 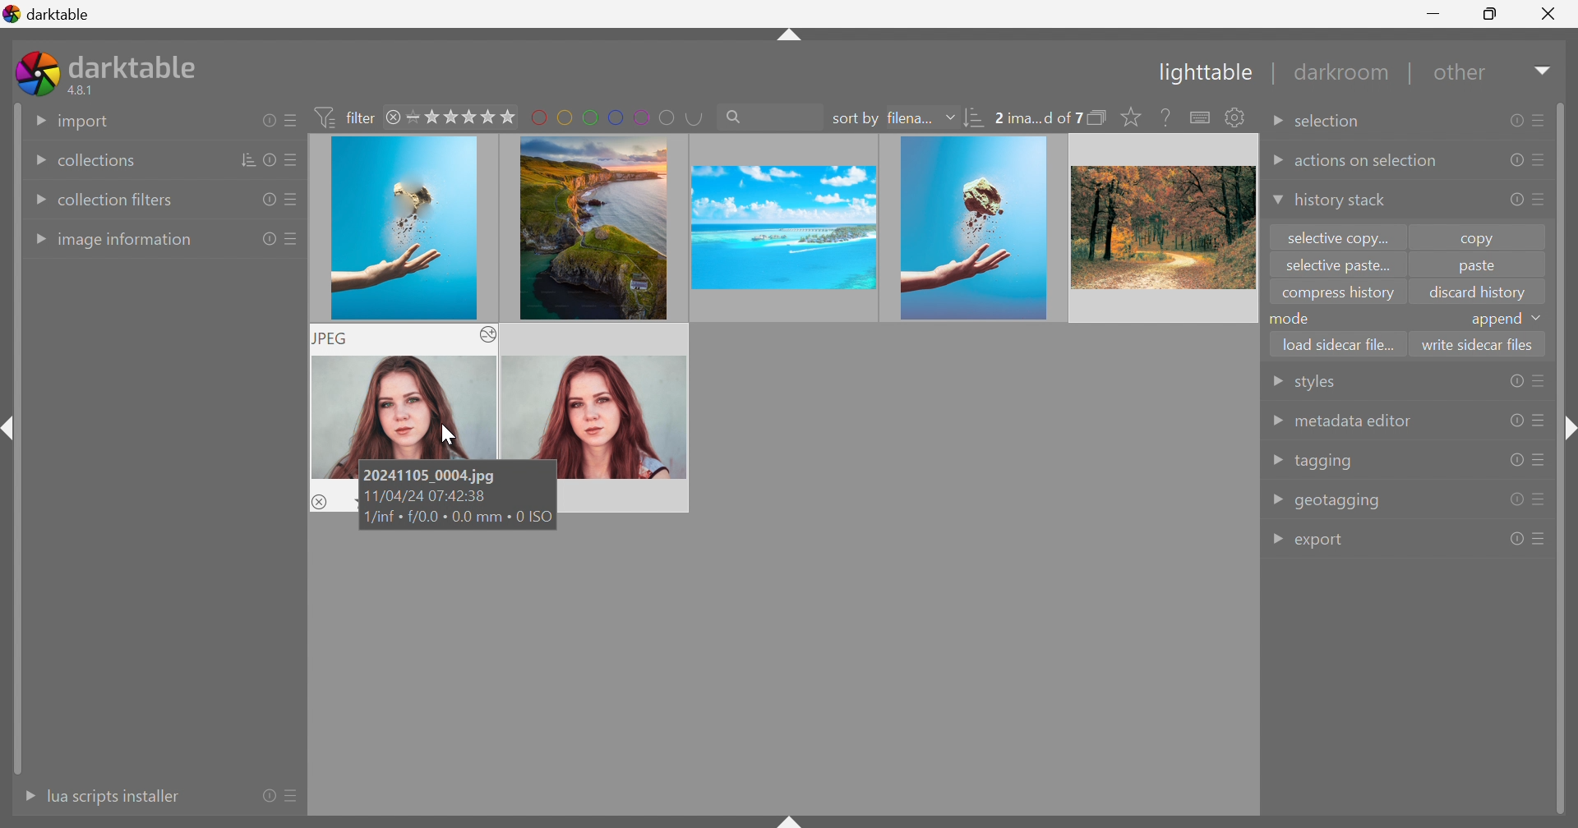 What do you see at coordinates (1277, 460) in the screenshot?
I see `Drop Down` at bounding box center [1277, 460].